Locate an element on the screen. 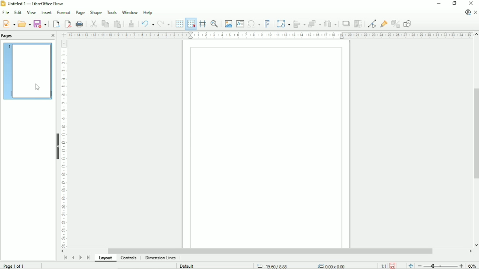 The image size is (479, 269). Show gluepoint functions is located at coordinates (384, 24).